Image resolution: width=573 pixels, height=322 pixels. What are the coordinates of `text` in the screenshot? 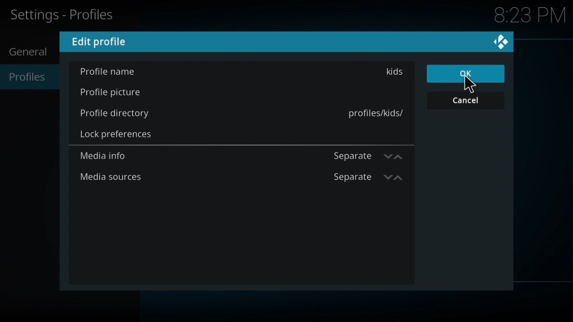 It's located at (368, 112).